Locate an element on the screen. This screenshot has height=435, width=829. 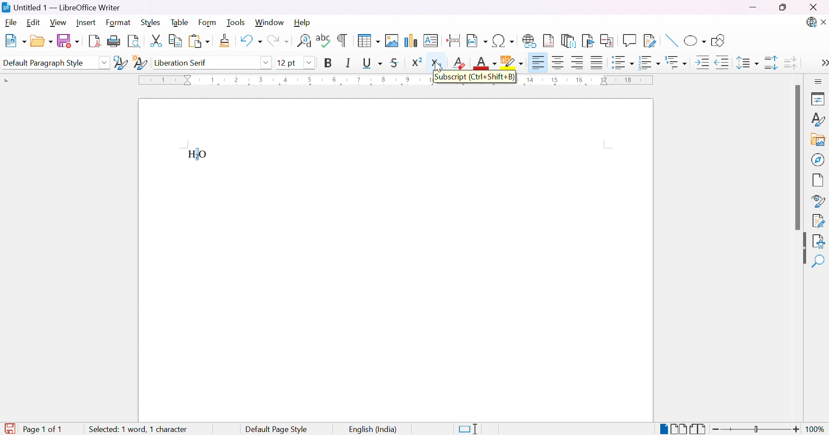
Insert image is located at coordinates (819, 141).